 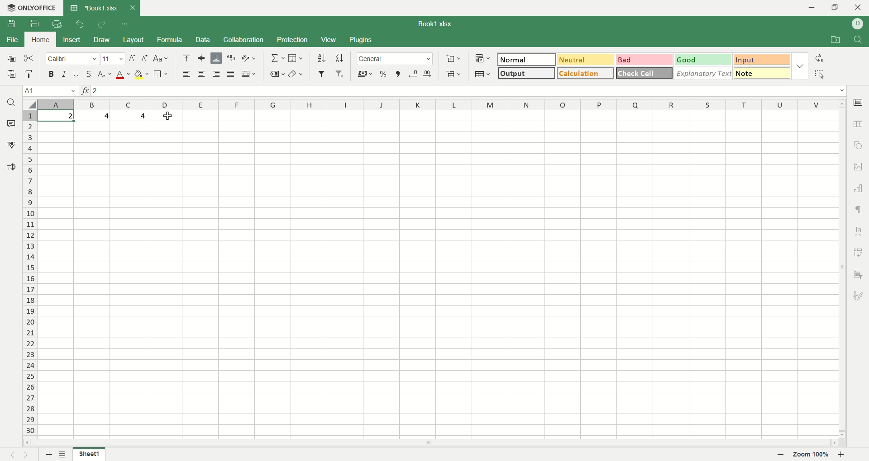 I want to click on plugins, so click(x=360, y=40).